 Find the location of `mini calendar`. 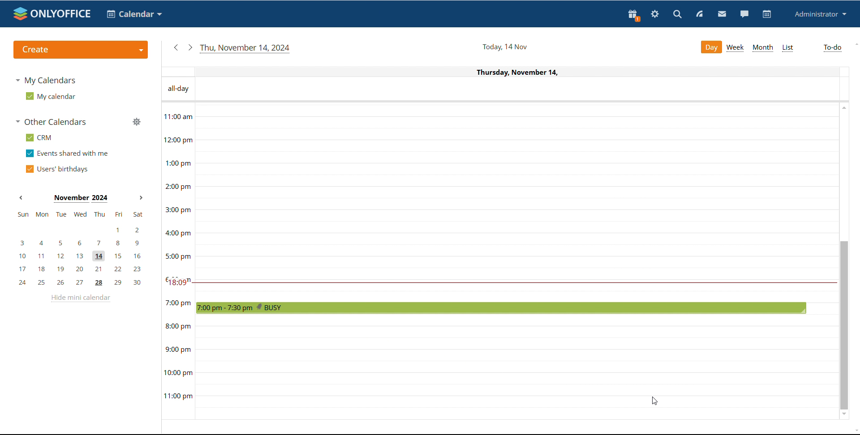

mini calendar is located at coordinates (80, 248).